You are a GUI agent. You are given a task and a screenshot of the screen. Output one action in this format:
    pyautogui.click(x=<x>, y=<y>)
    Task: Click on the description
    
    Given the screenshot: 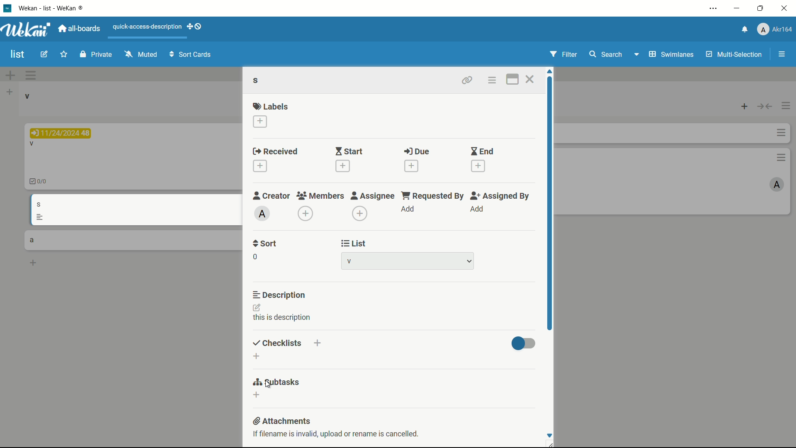 What is the action you would take?
    pyautogui.click(x=279, y=295)
    